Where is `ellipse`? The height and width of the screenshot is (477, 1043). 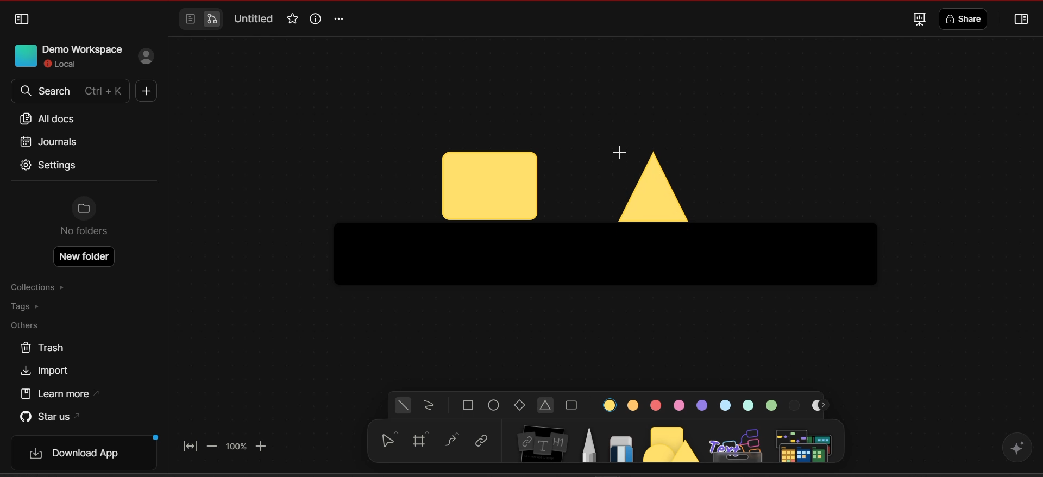
ellipse is located at coordinates (495, 405).